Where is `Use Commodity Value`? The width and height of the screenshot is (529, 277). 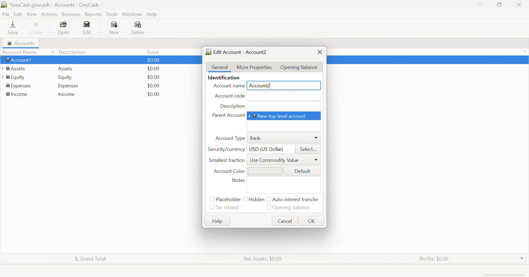 Use Commodity Value is located at coordinates (275, 160).